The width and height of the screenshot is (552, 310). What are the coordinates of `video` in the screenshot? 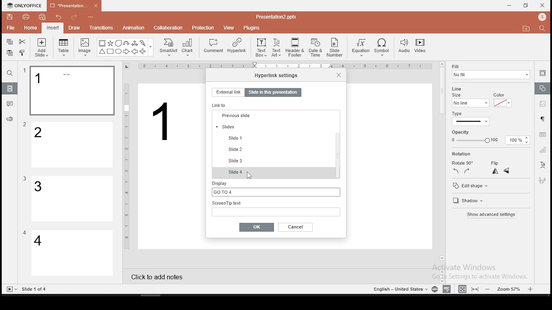 It's located at (420, 47).